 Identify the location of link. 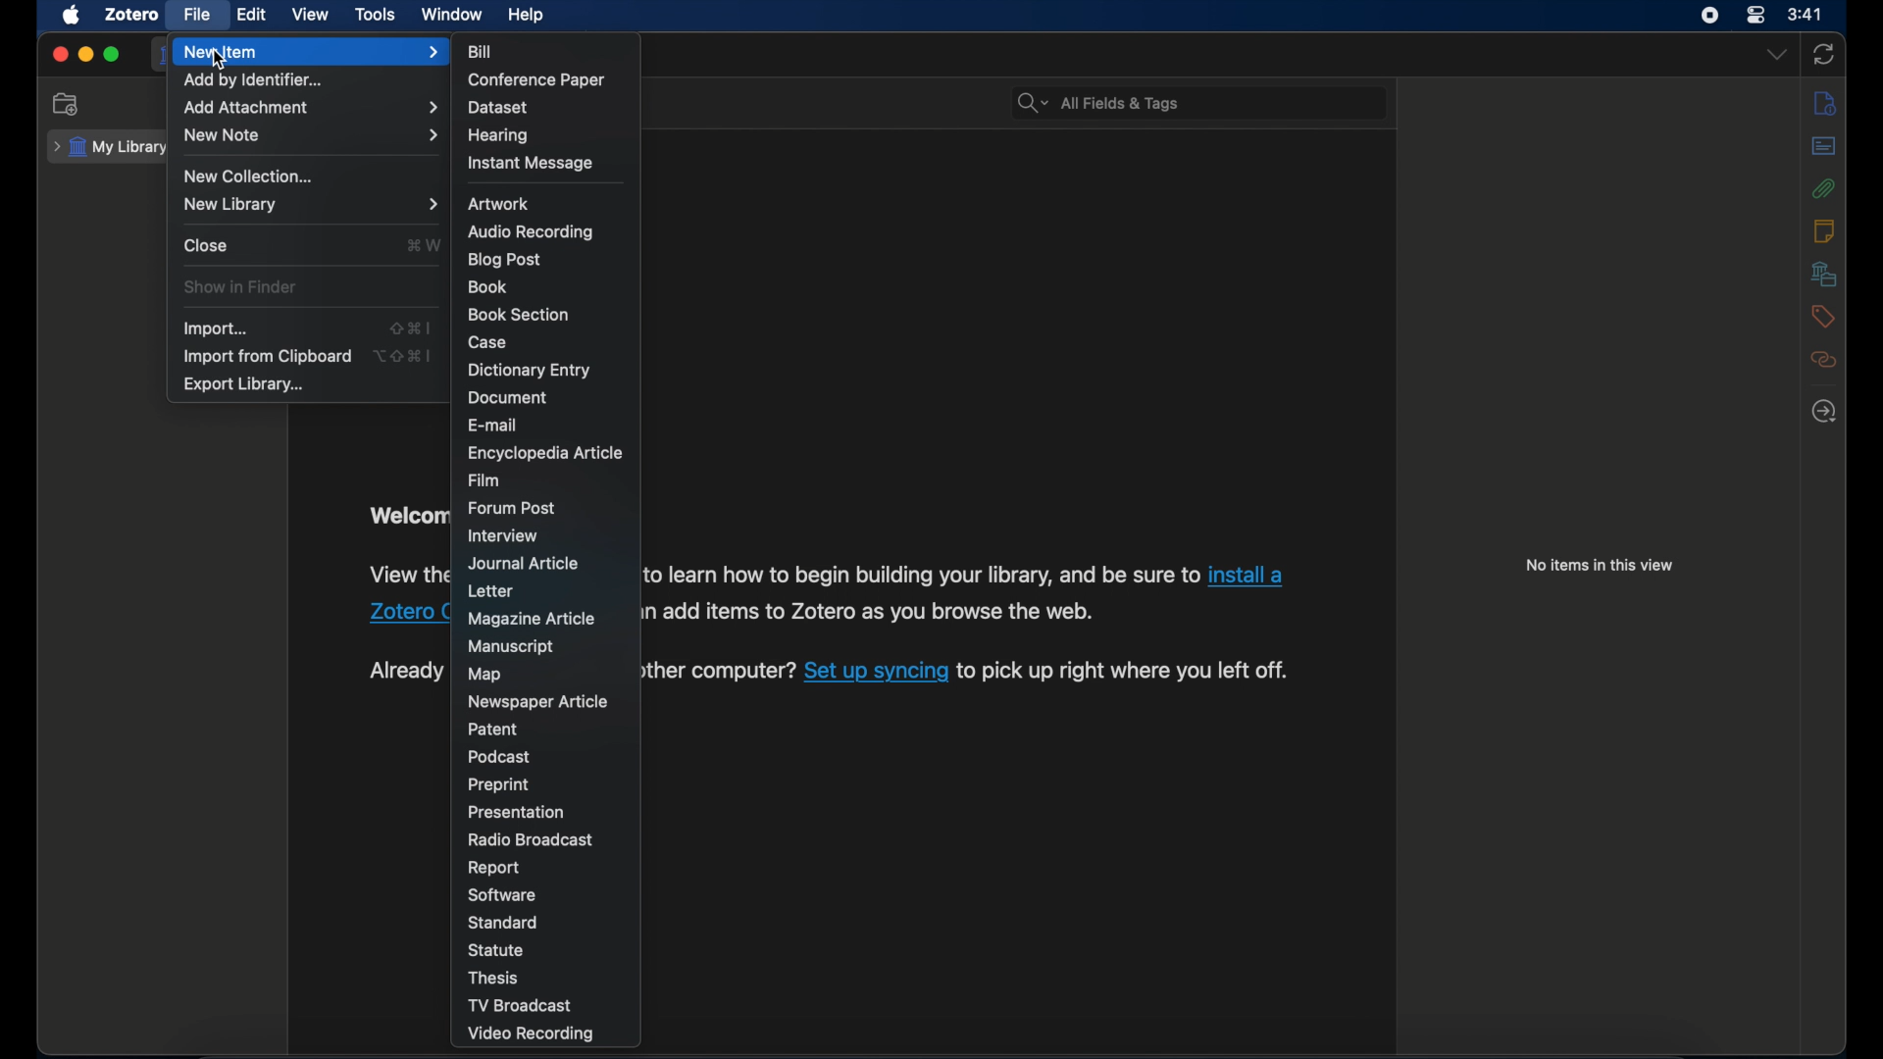
(875, 673).